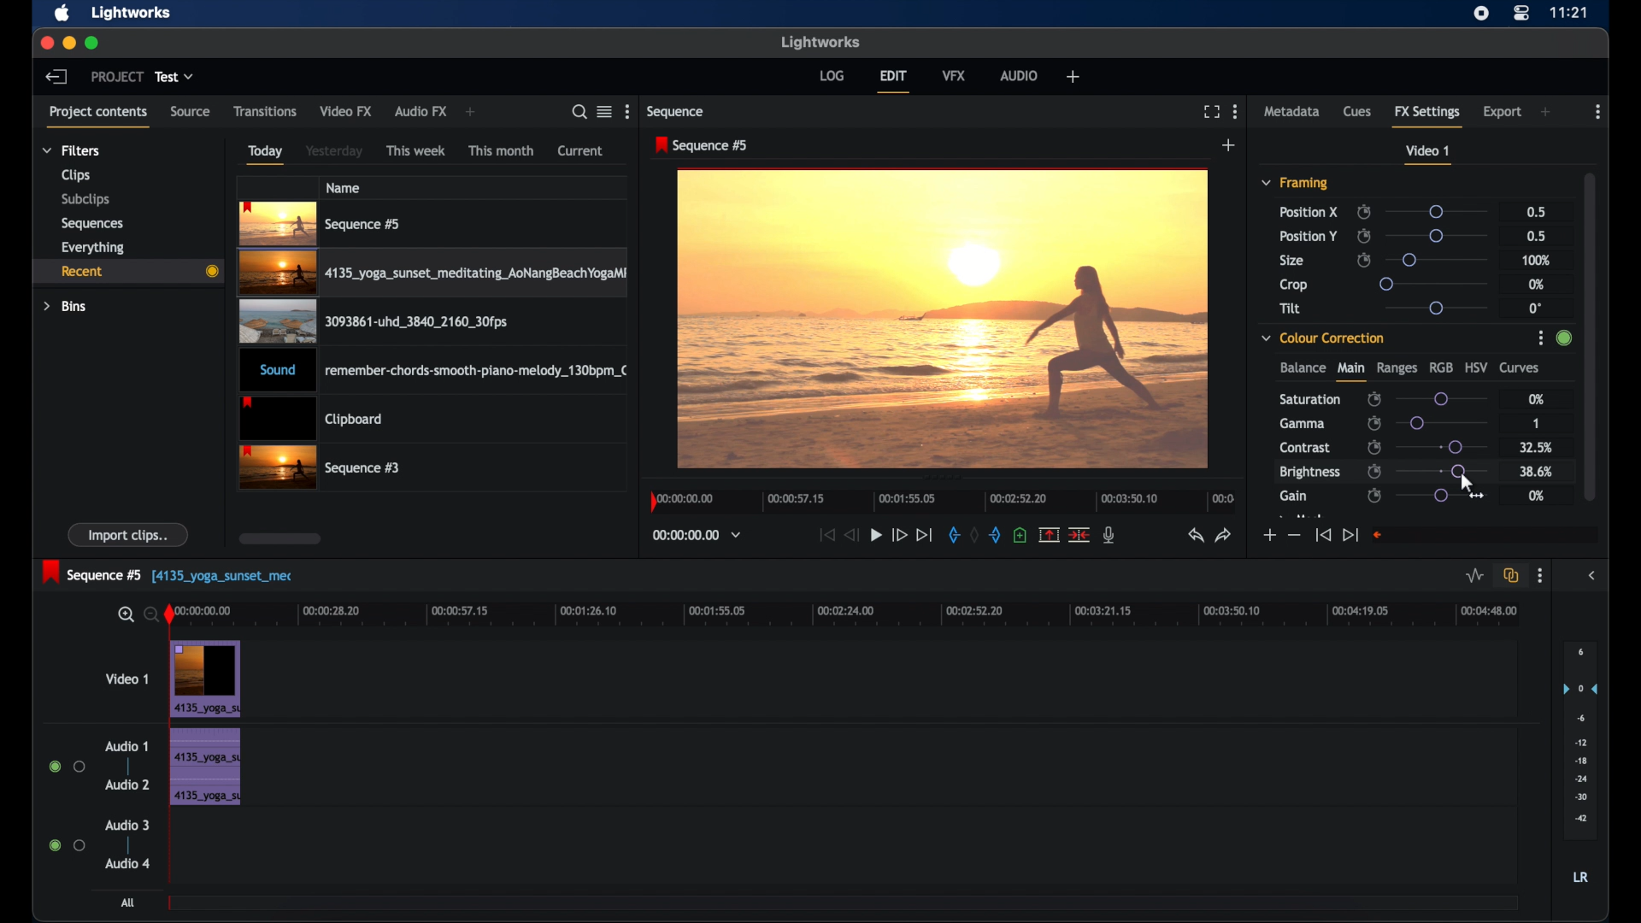  I want to click on add, so click(470, 112).